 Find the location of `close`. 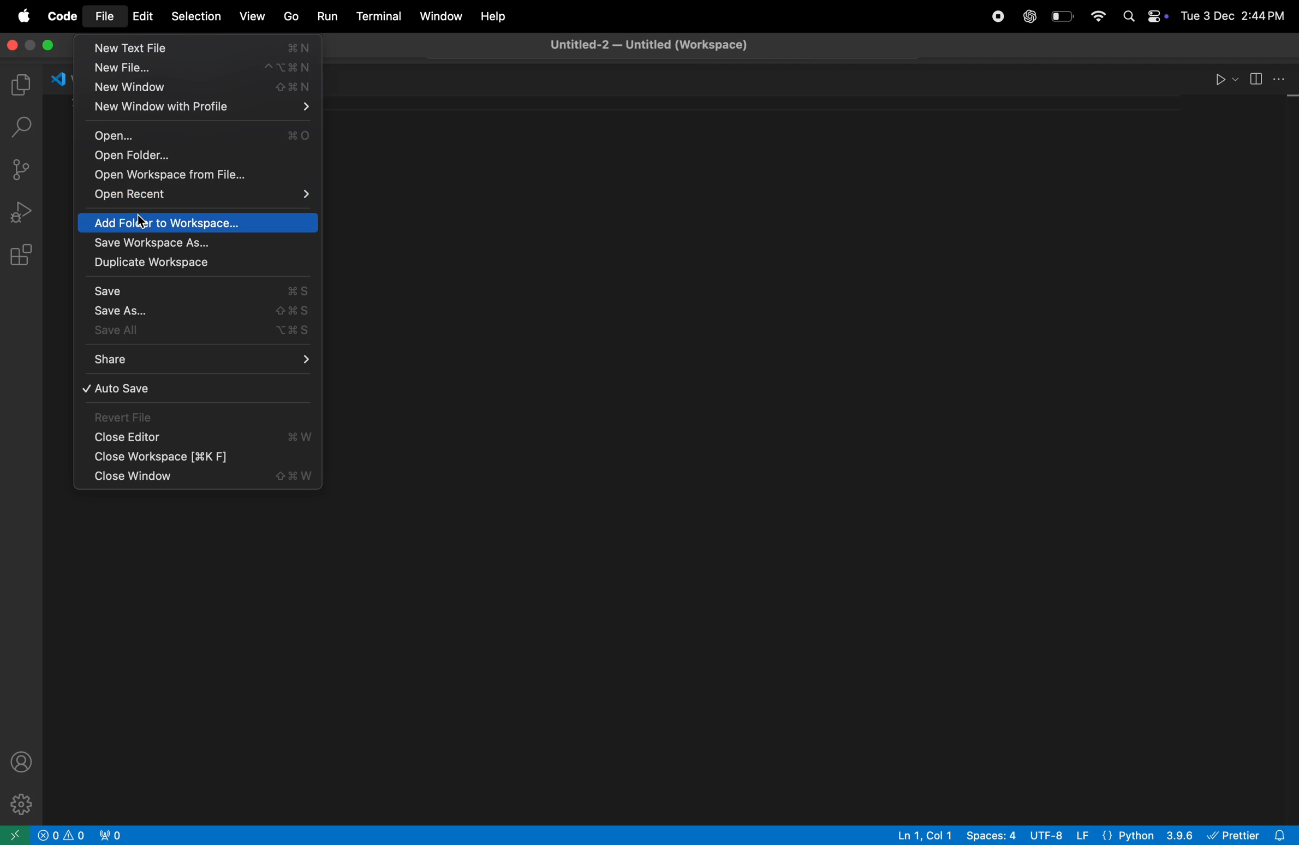

close is located at coordinates (11, 46).